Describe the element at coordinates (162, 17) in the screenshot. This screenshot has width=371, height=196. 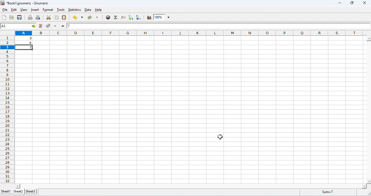
I see `zoom` at that location.